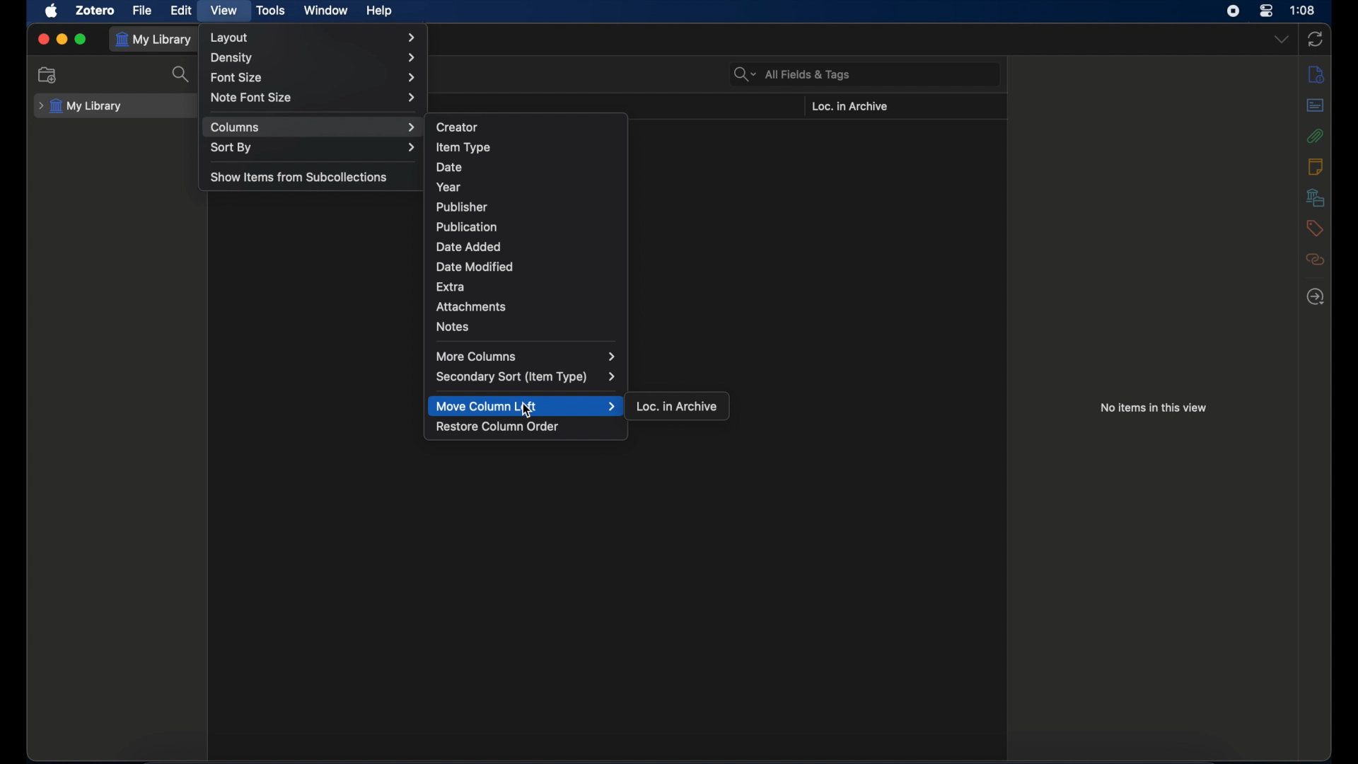 The height and width of the screenshot is (764, 1358). Describe the element at coordinates (448, 187) in the screenshot. I see `year` at that location.